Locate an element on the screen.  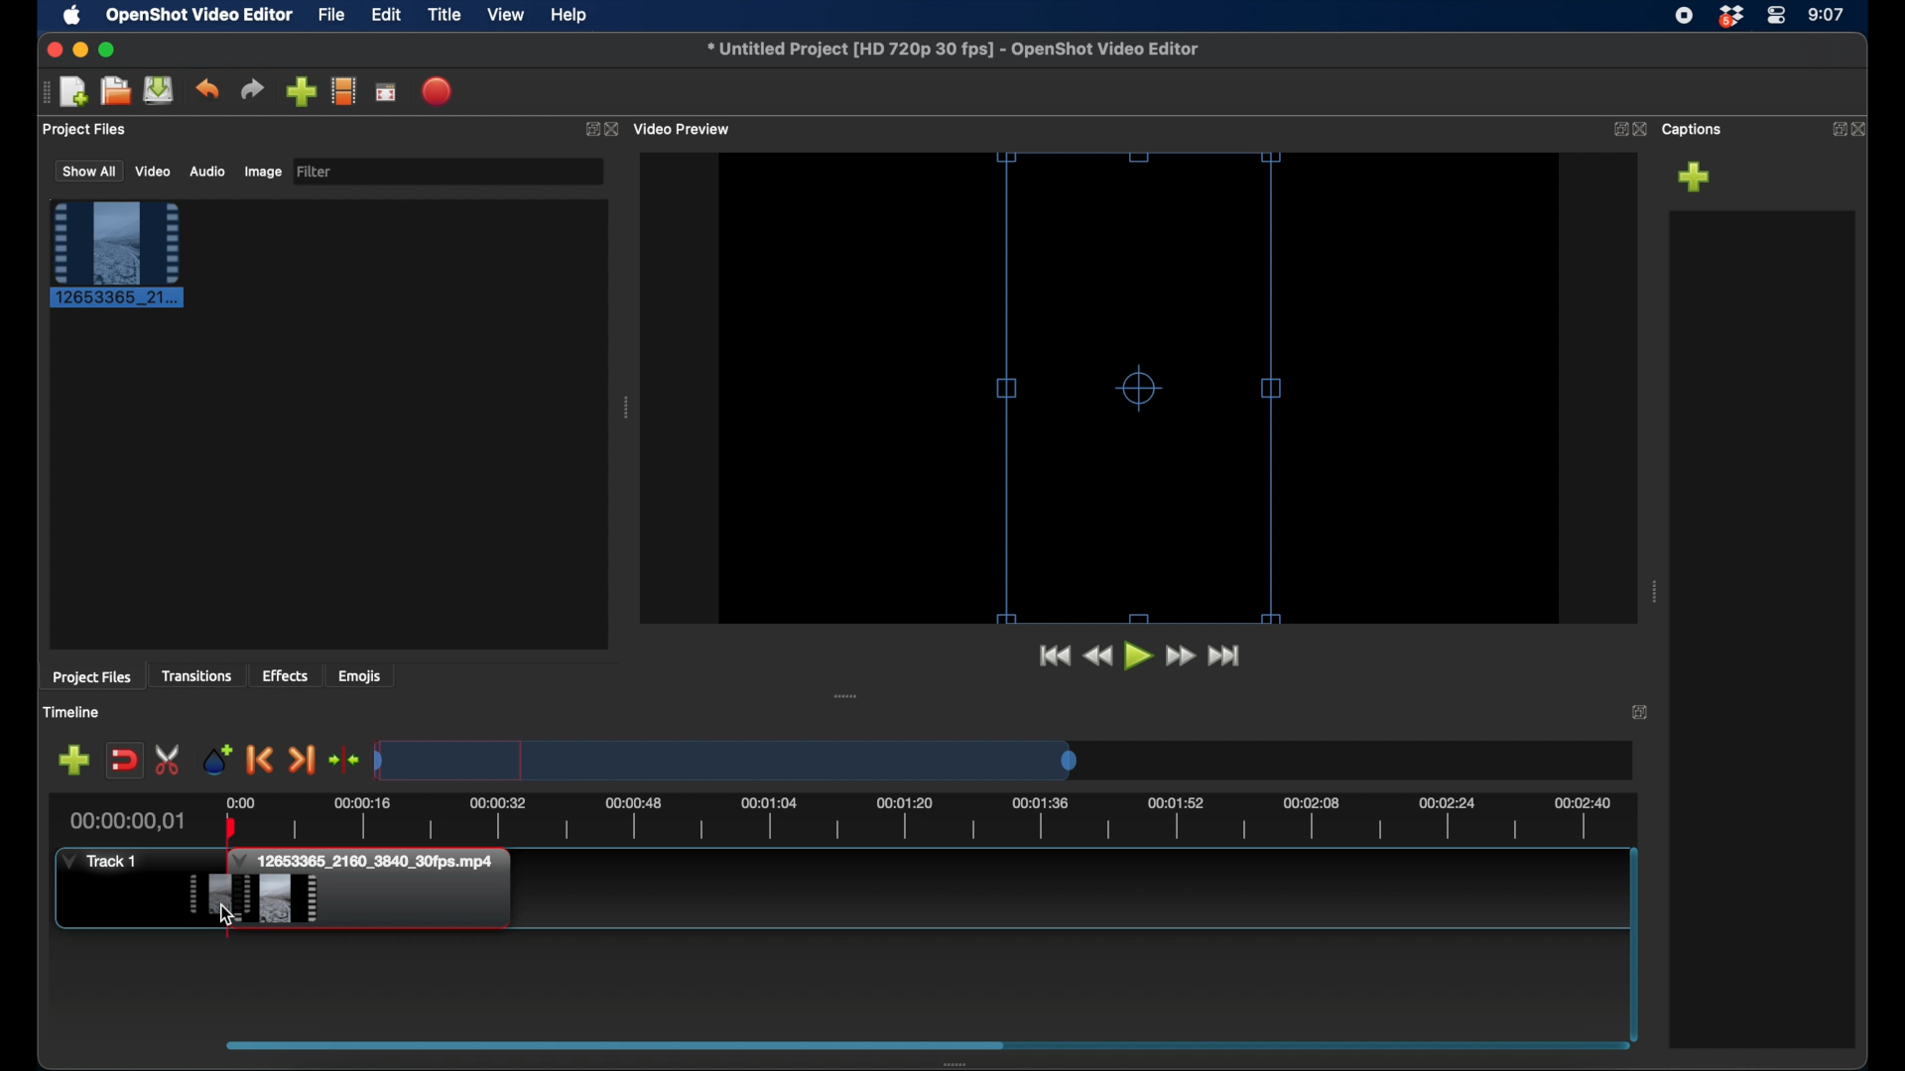
play is located at coordinates (1137, 655).